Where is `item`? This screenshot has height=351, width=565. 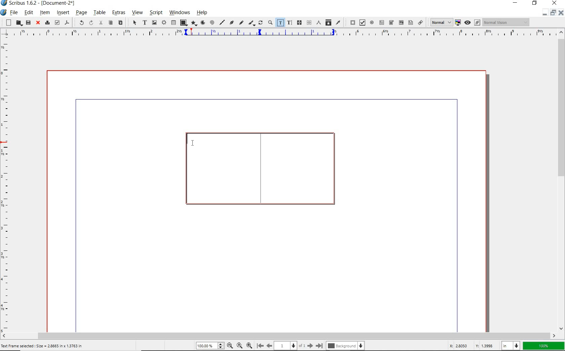
item is located at coordinates (46, 13).